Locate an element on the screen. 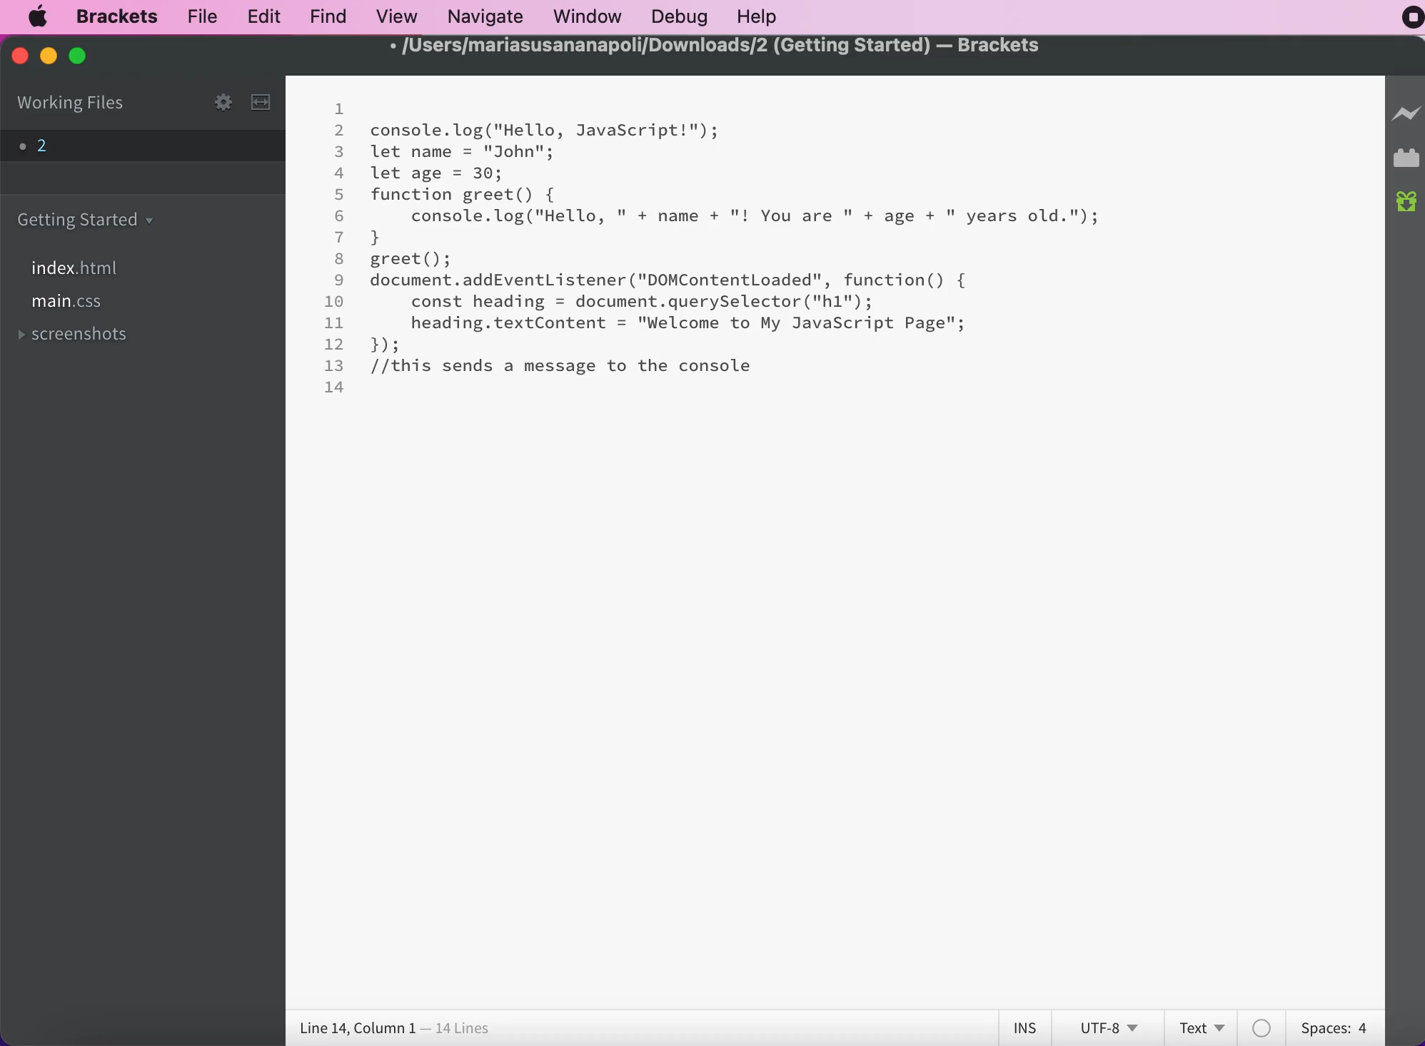  help is located at coordinates (762, 16).